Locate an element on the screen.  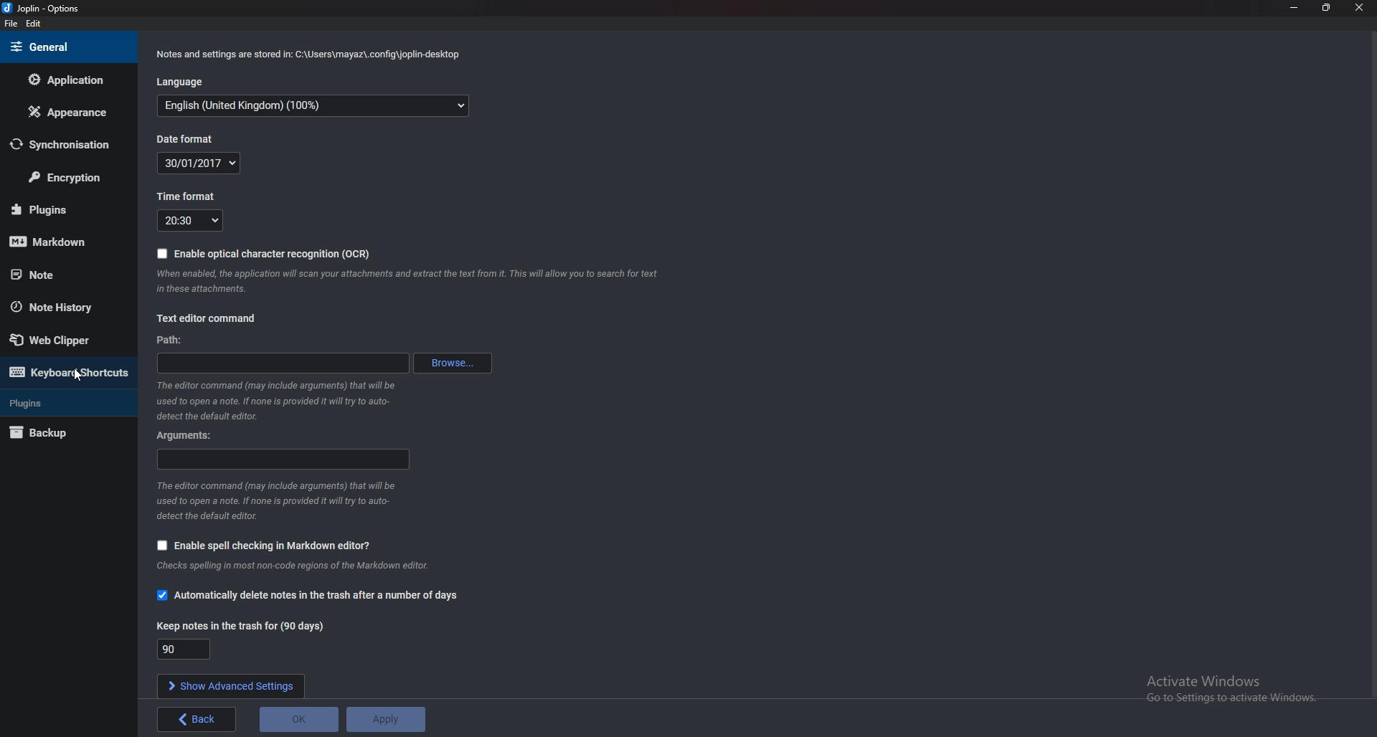
Automatically delete notes in the trash after a number a days is located at coordinates (317, 596).